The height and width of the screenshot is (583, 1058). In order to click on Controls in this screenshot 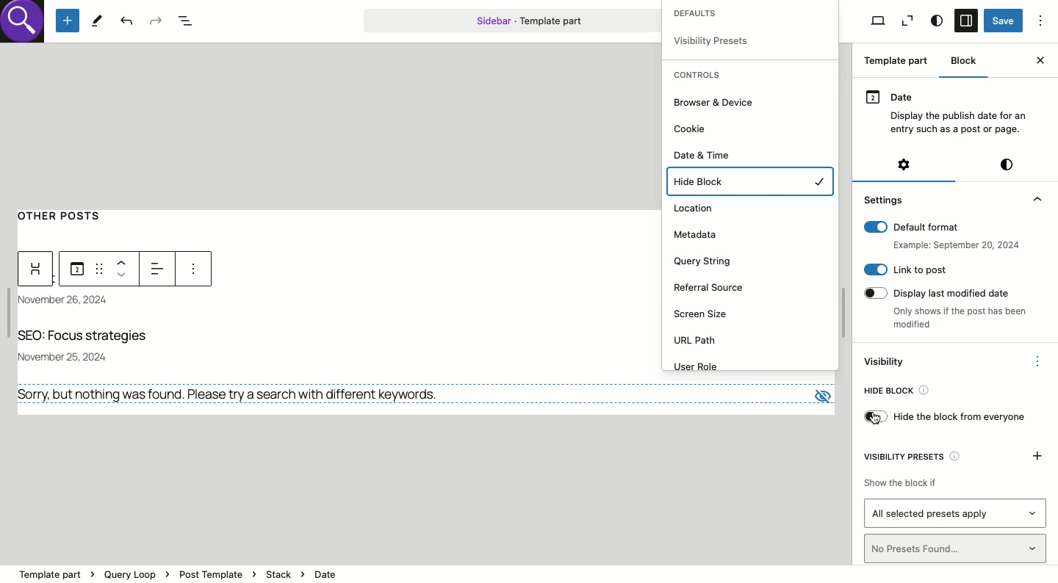, I will do `click(700, 76)`.